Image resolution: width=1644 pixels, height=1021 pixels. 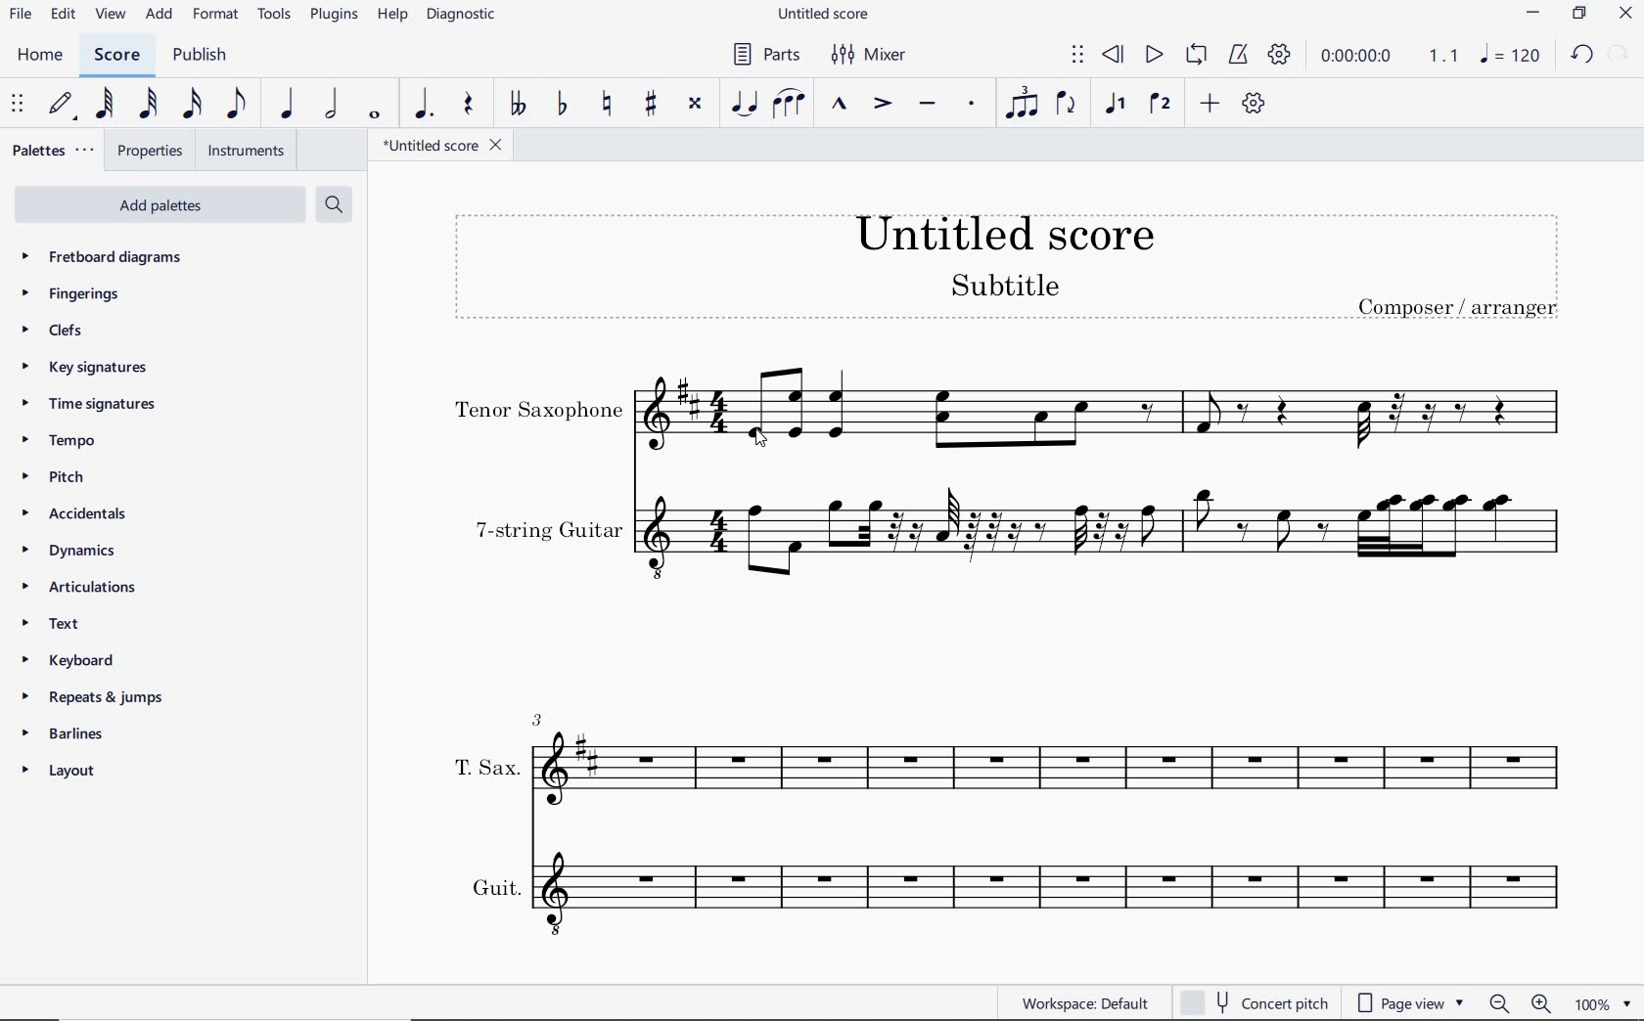 What do you see at coordinates (1511, 56) in the screenshot?
I see `NOTE` at bounding box center [1511, 56].